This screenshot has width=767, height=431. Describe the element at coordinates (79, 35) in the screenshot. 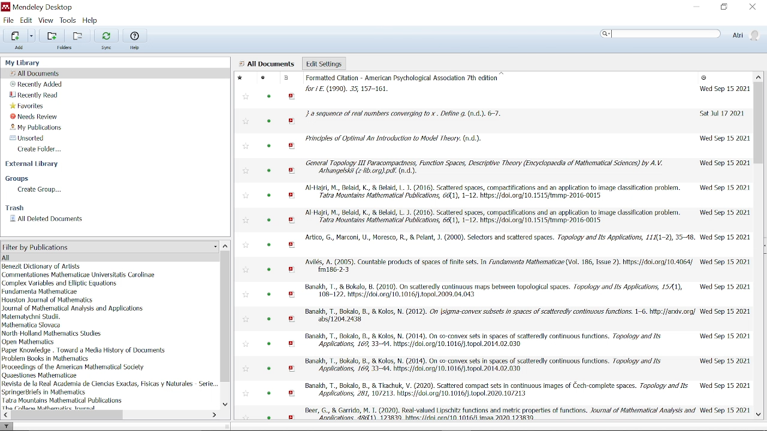

I see `Add folder` at that location.